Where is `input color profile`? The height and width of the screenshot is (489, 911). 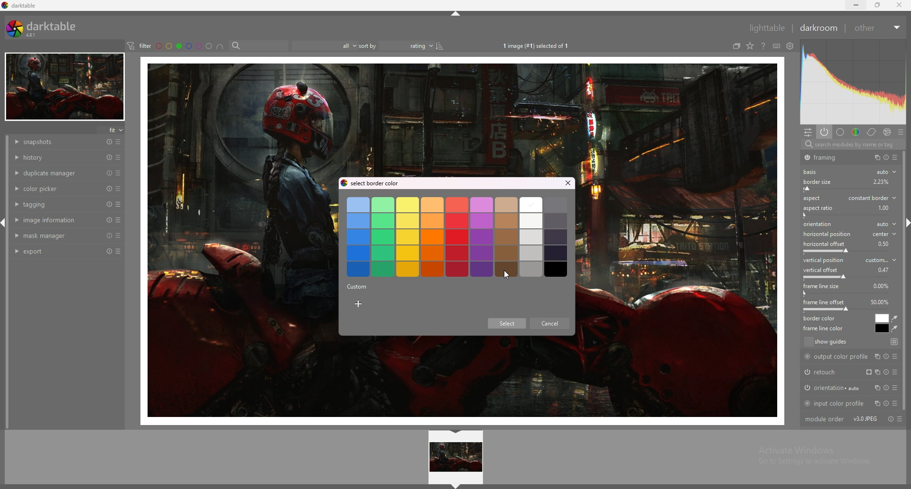 input color profile is located at coordinates (852, 402).